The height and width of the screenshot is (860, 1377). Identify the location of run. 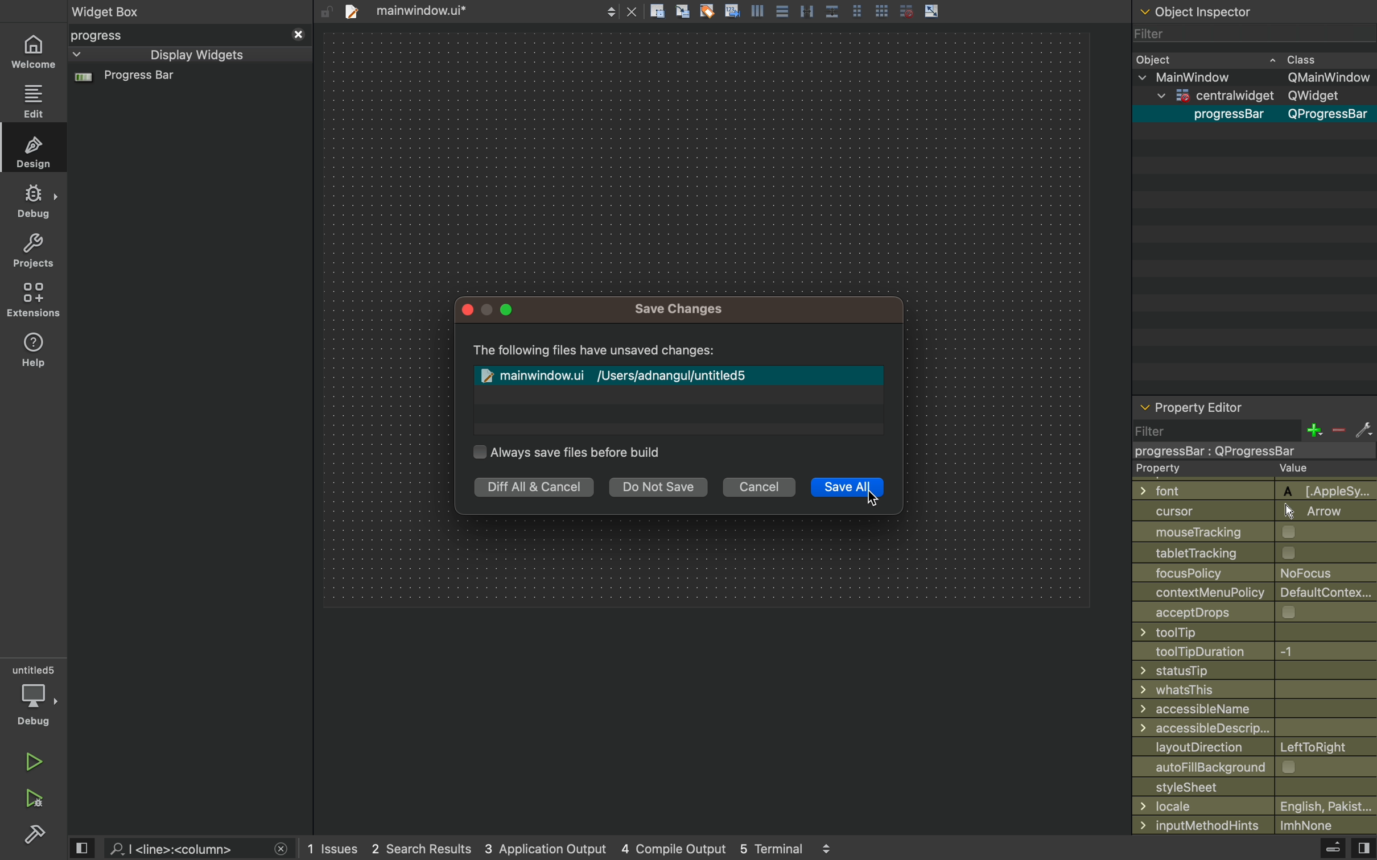
(34, 762).